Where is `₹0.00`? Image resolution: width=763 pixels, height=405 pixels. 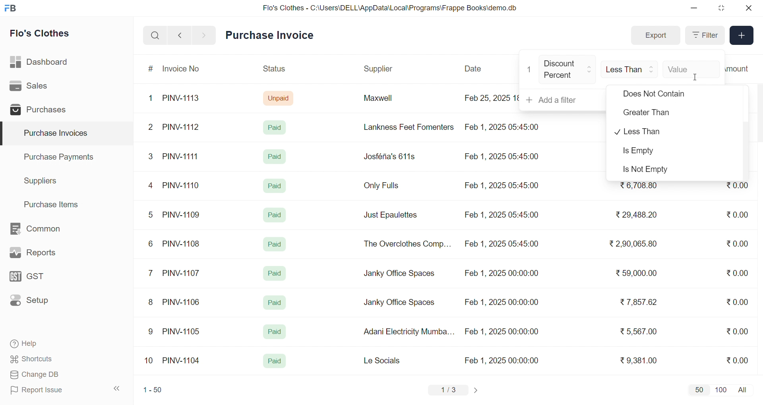
₹0.00 is located at coordinates (740, 272).